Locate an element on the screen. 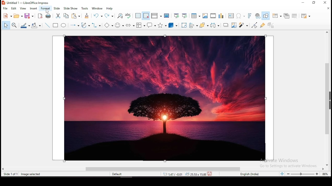  toggle extrusion is located at coordinates (271, 25).